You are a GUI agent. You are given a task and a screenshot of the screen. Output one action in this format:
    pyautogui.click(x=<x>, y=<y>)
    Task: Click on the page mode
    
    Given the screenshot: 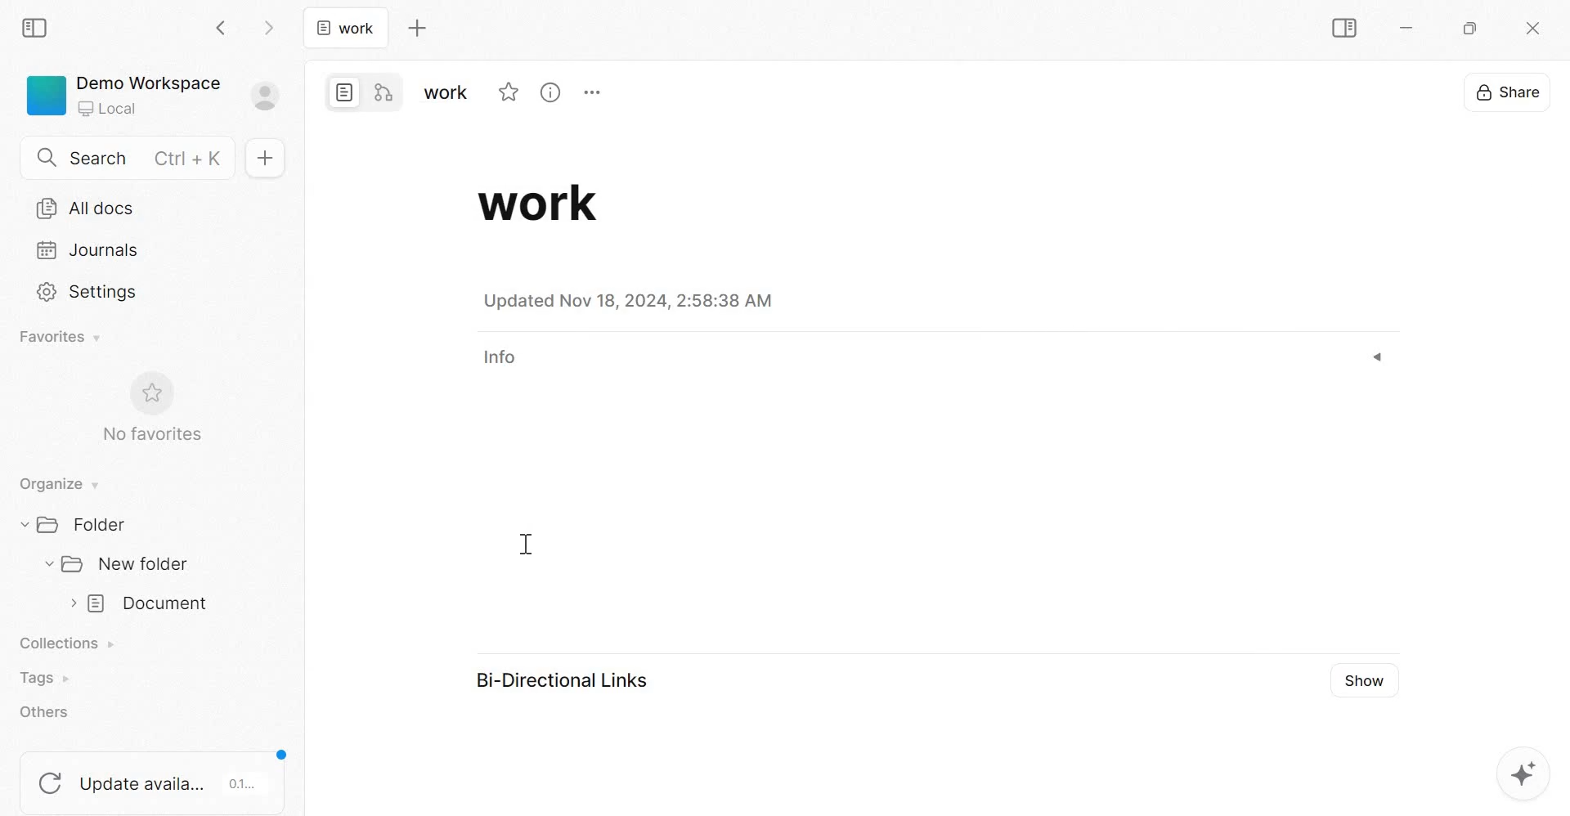 What is the action you would take?
    pyautogui.click(x=345, y=92)
    